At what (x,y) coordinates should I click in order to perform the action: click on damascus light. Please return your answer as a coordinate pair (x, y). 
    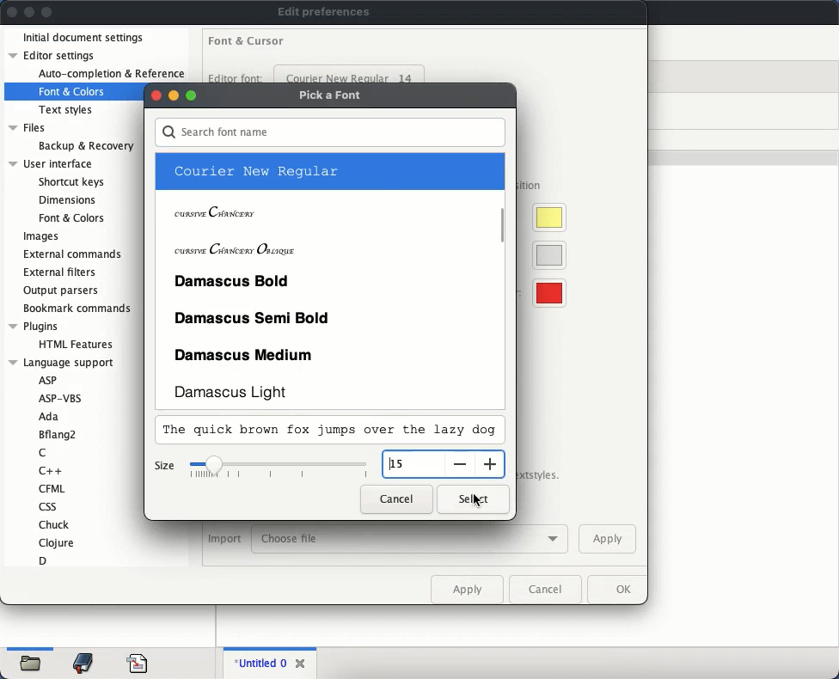
    Looking at the image, I should click on (329, 391).